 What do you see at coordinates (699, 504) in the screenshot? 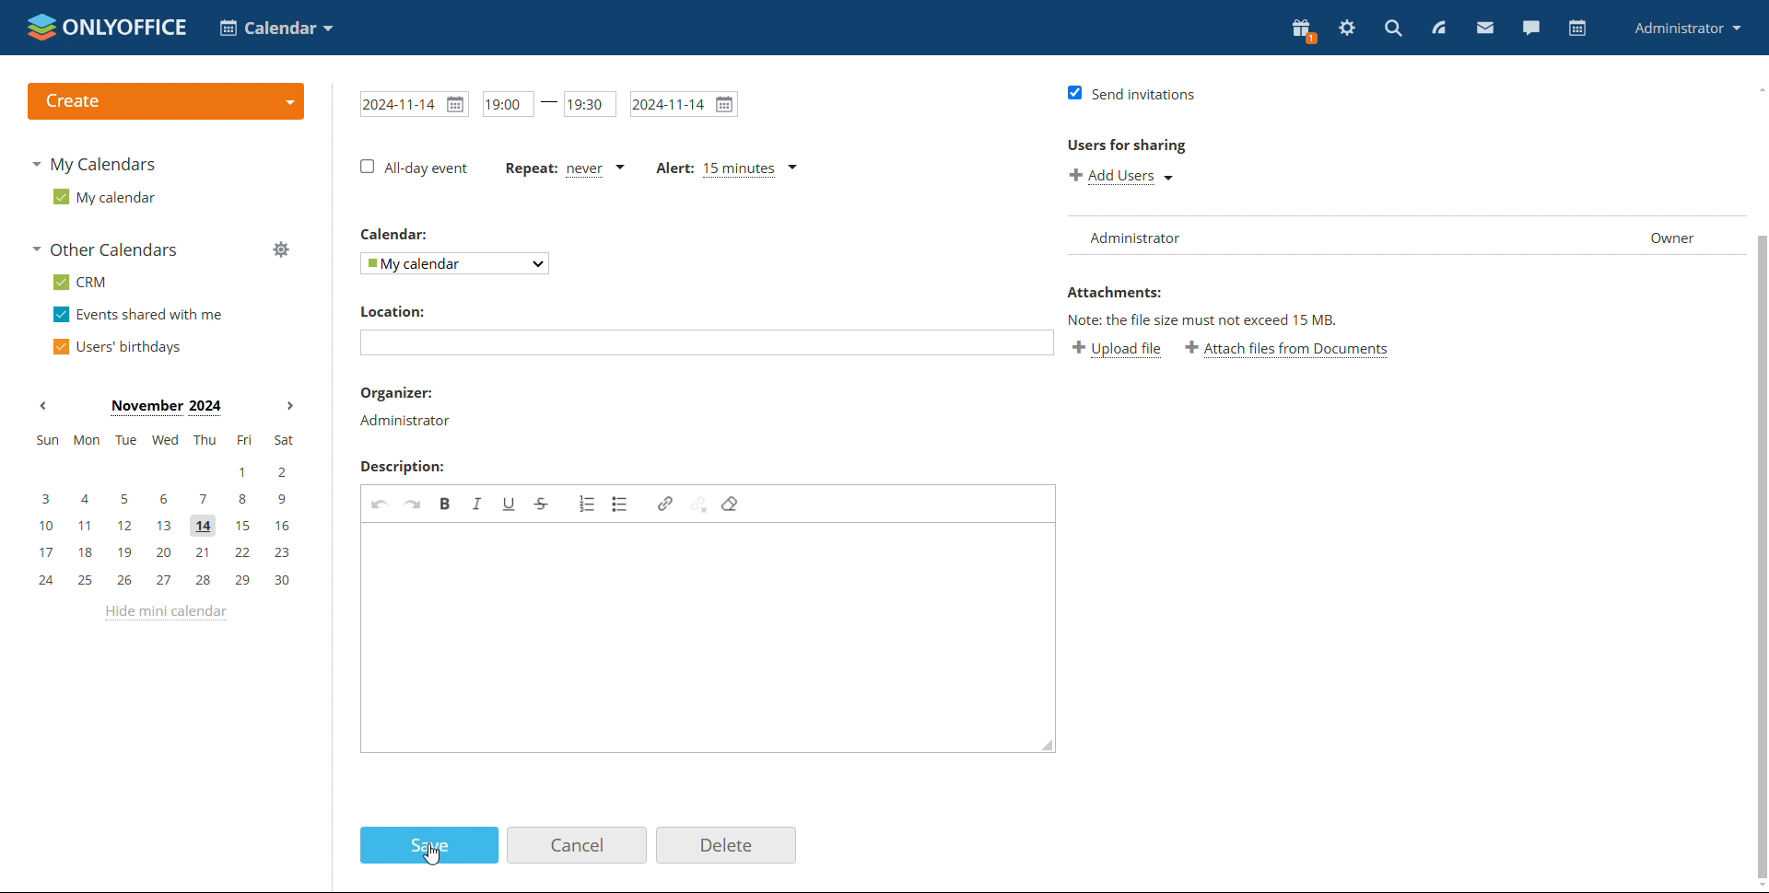
I see `unlink` at bounding box center [699, 504].